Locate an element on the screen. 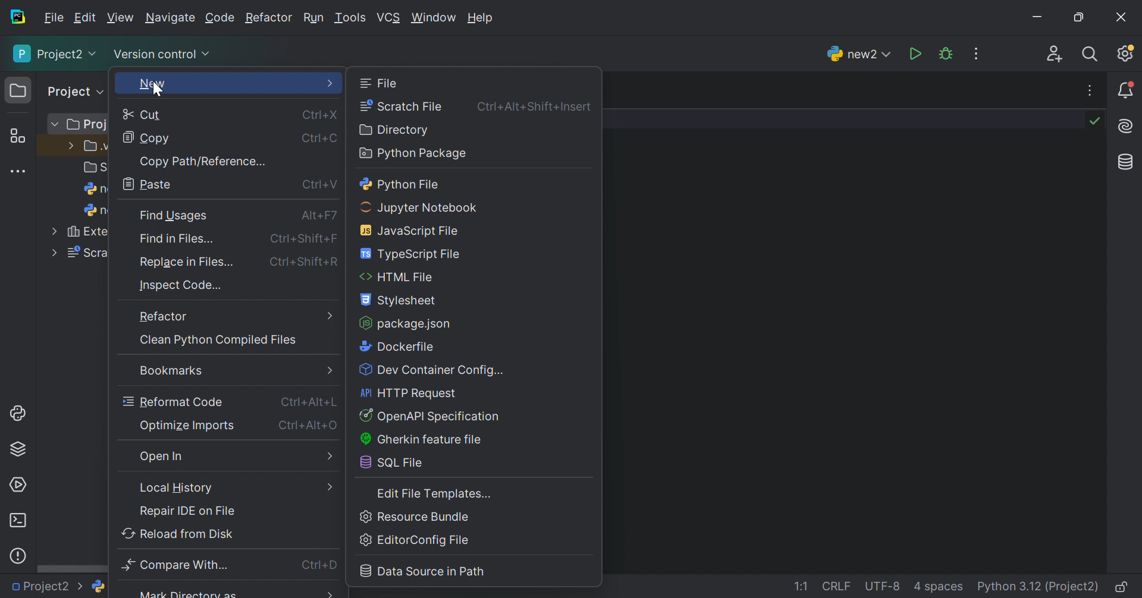  More is located at coordinates (53, 229).